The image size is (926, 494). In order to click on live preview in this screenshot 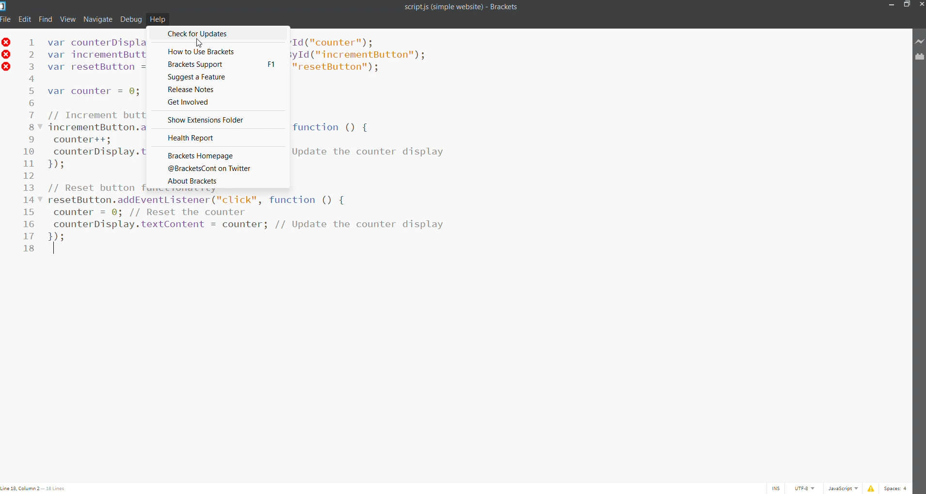, I will do `click(920, 41)`.